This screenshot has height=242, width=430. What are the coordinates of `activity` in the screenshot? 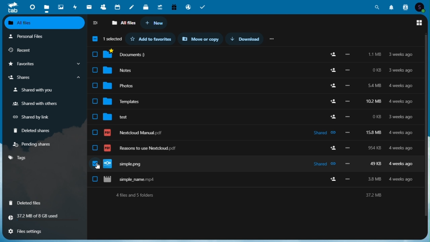 It's located at (76, 7).